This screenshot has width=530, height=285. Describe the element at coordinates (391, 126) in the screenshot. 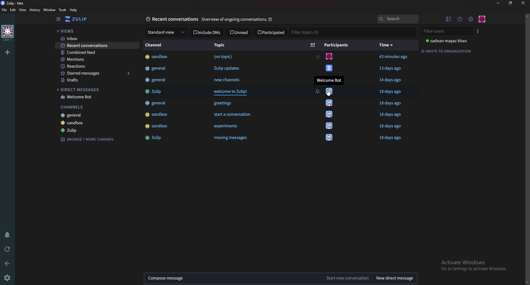

I see `18 days ago` at that location.